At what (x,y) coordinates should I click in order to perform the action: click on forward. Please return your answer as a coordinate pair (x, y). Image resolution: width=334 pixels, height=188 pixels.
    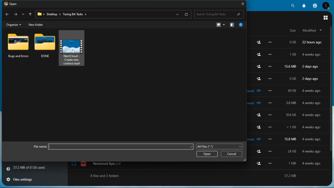
    Looking at the image, I should click on (16, 15).